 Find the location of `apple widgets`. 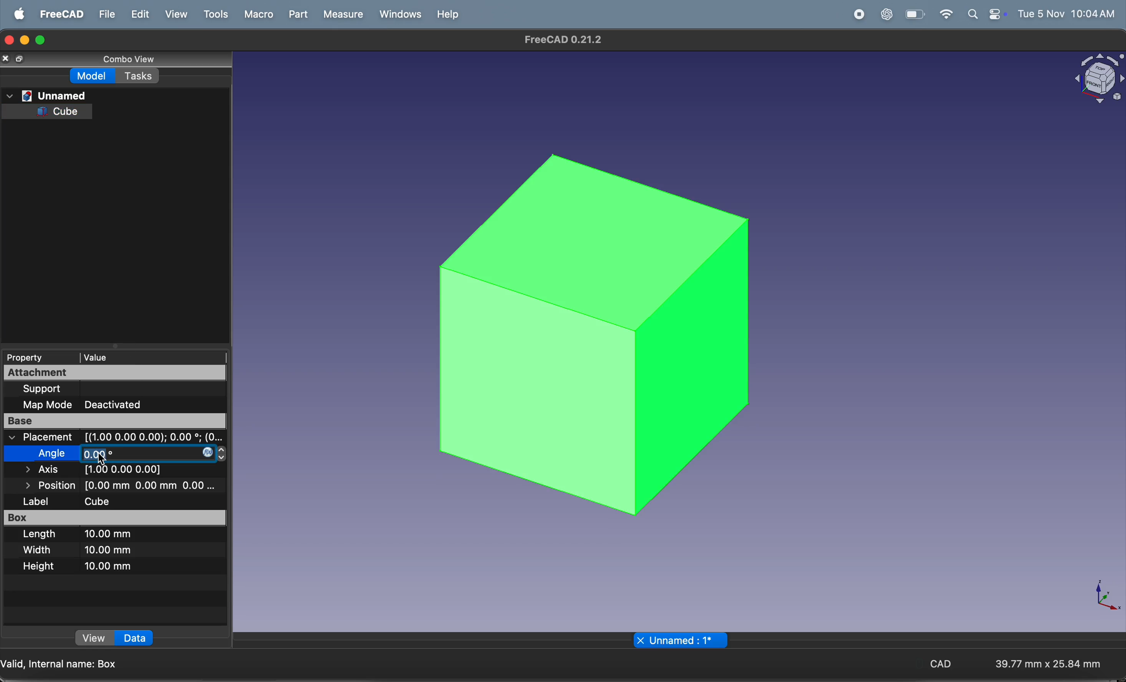

apple widgets is located at coordinates (973, 14).